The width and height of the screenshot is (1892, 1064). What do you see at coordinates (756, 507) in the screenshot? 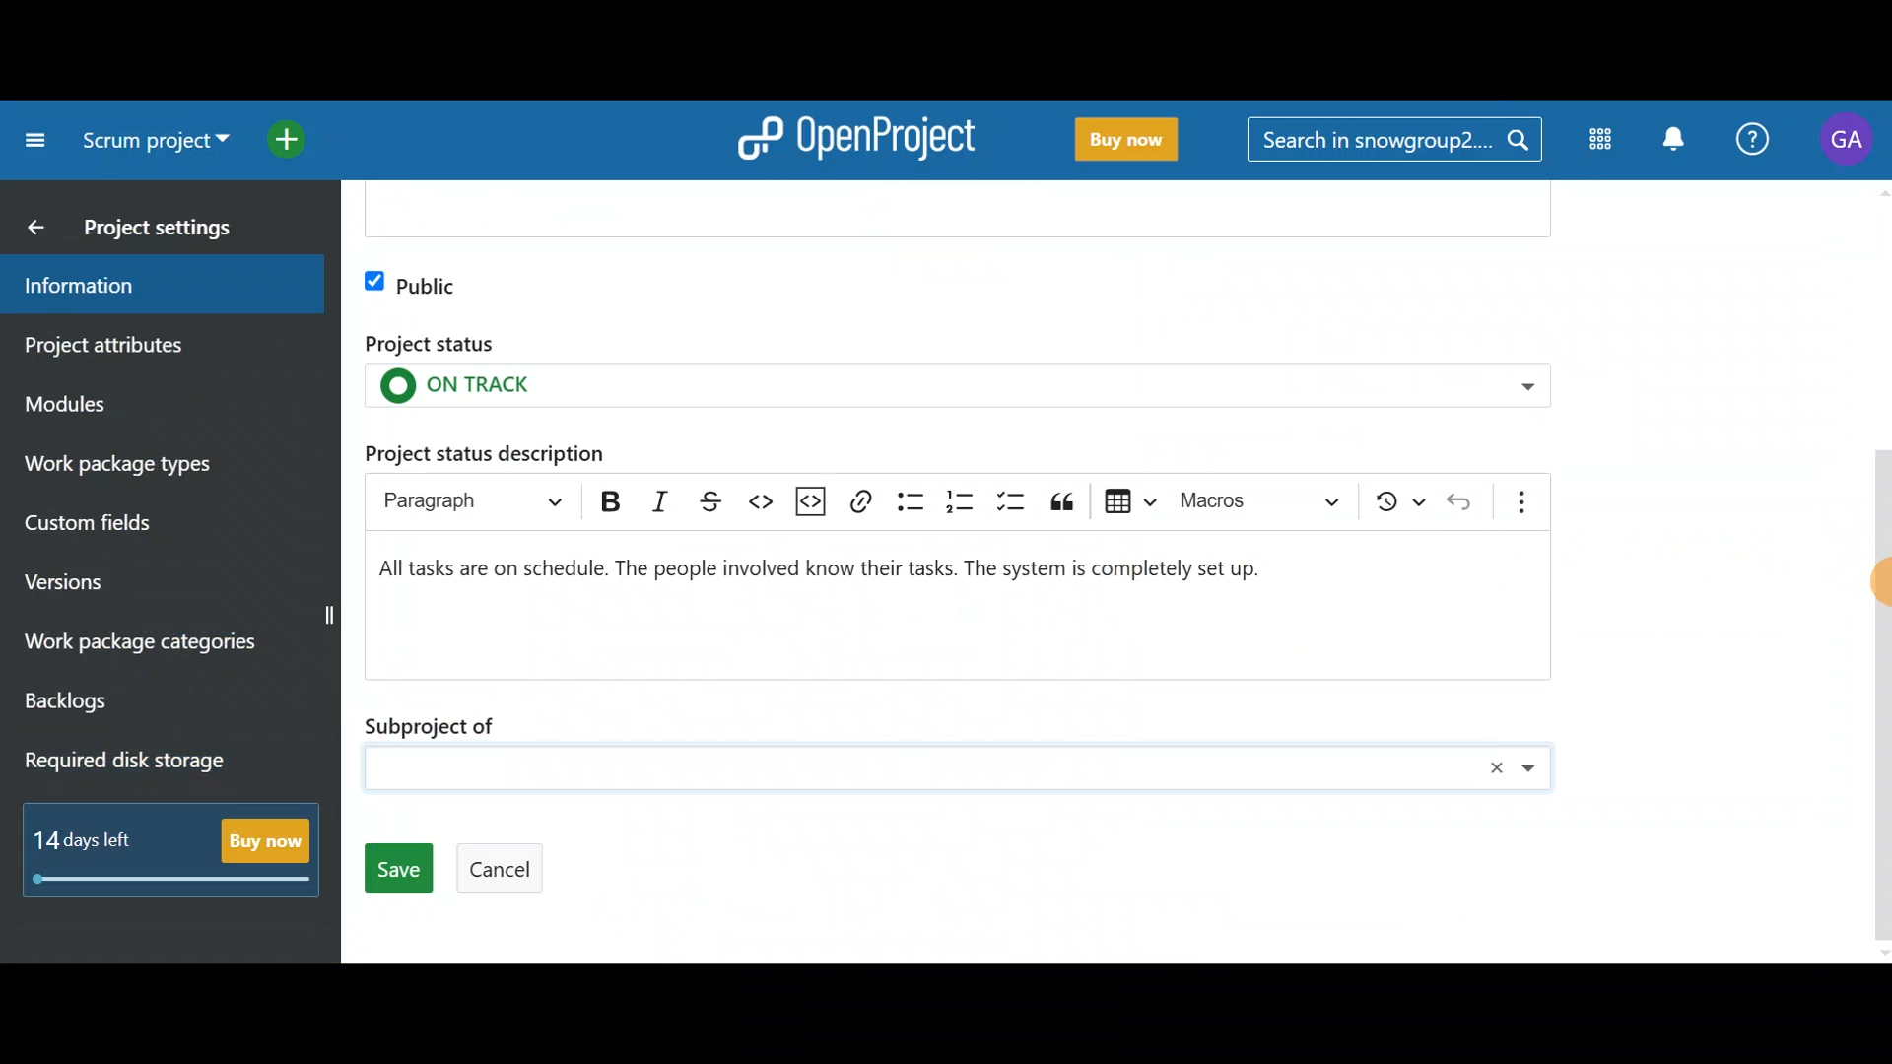
I see `Code` at bounding box center [756, 507].